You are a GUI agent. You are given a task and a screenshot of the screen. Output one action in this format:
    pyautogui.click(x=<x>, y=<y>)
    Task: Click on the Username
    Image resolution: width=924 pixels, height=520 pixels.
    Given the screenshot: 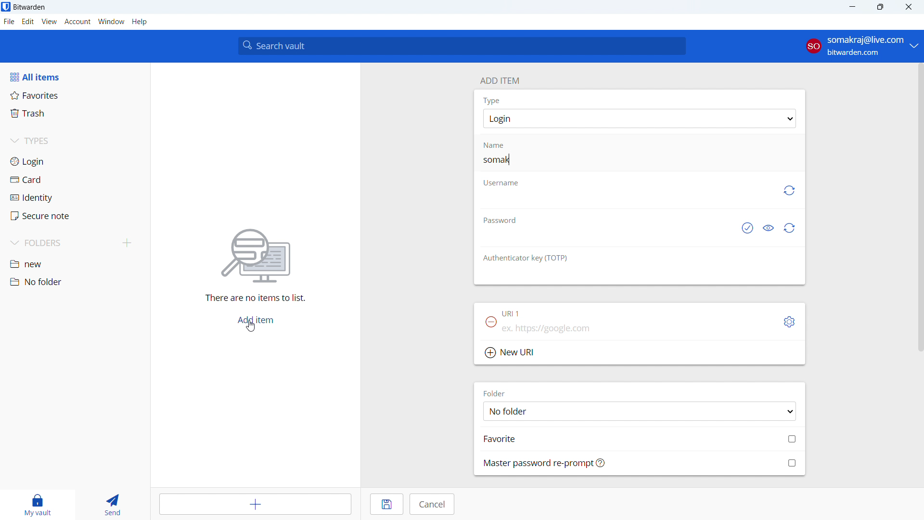 What is the action you would take?
    pyautogui.click(x=500, y=183)
    